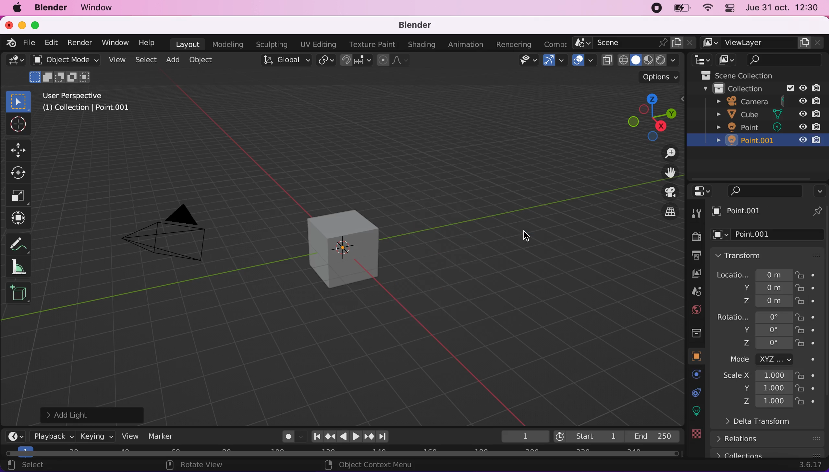  Describe the element at coordinates (804, 100) in the screenshot. I see `hide in viewpoint` at that location.